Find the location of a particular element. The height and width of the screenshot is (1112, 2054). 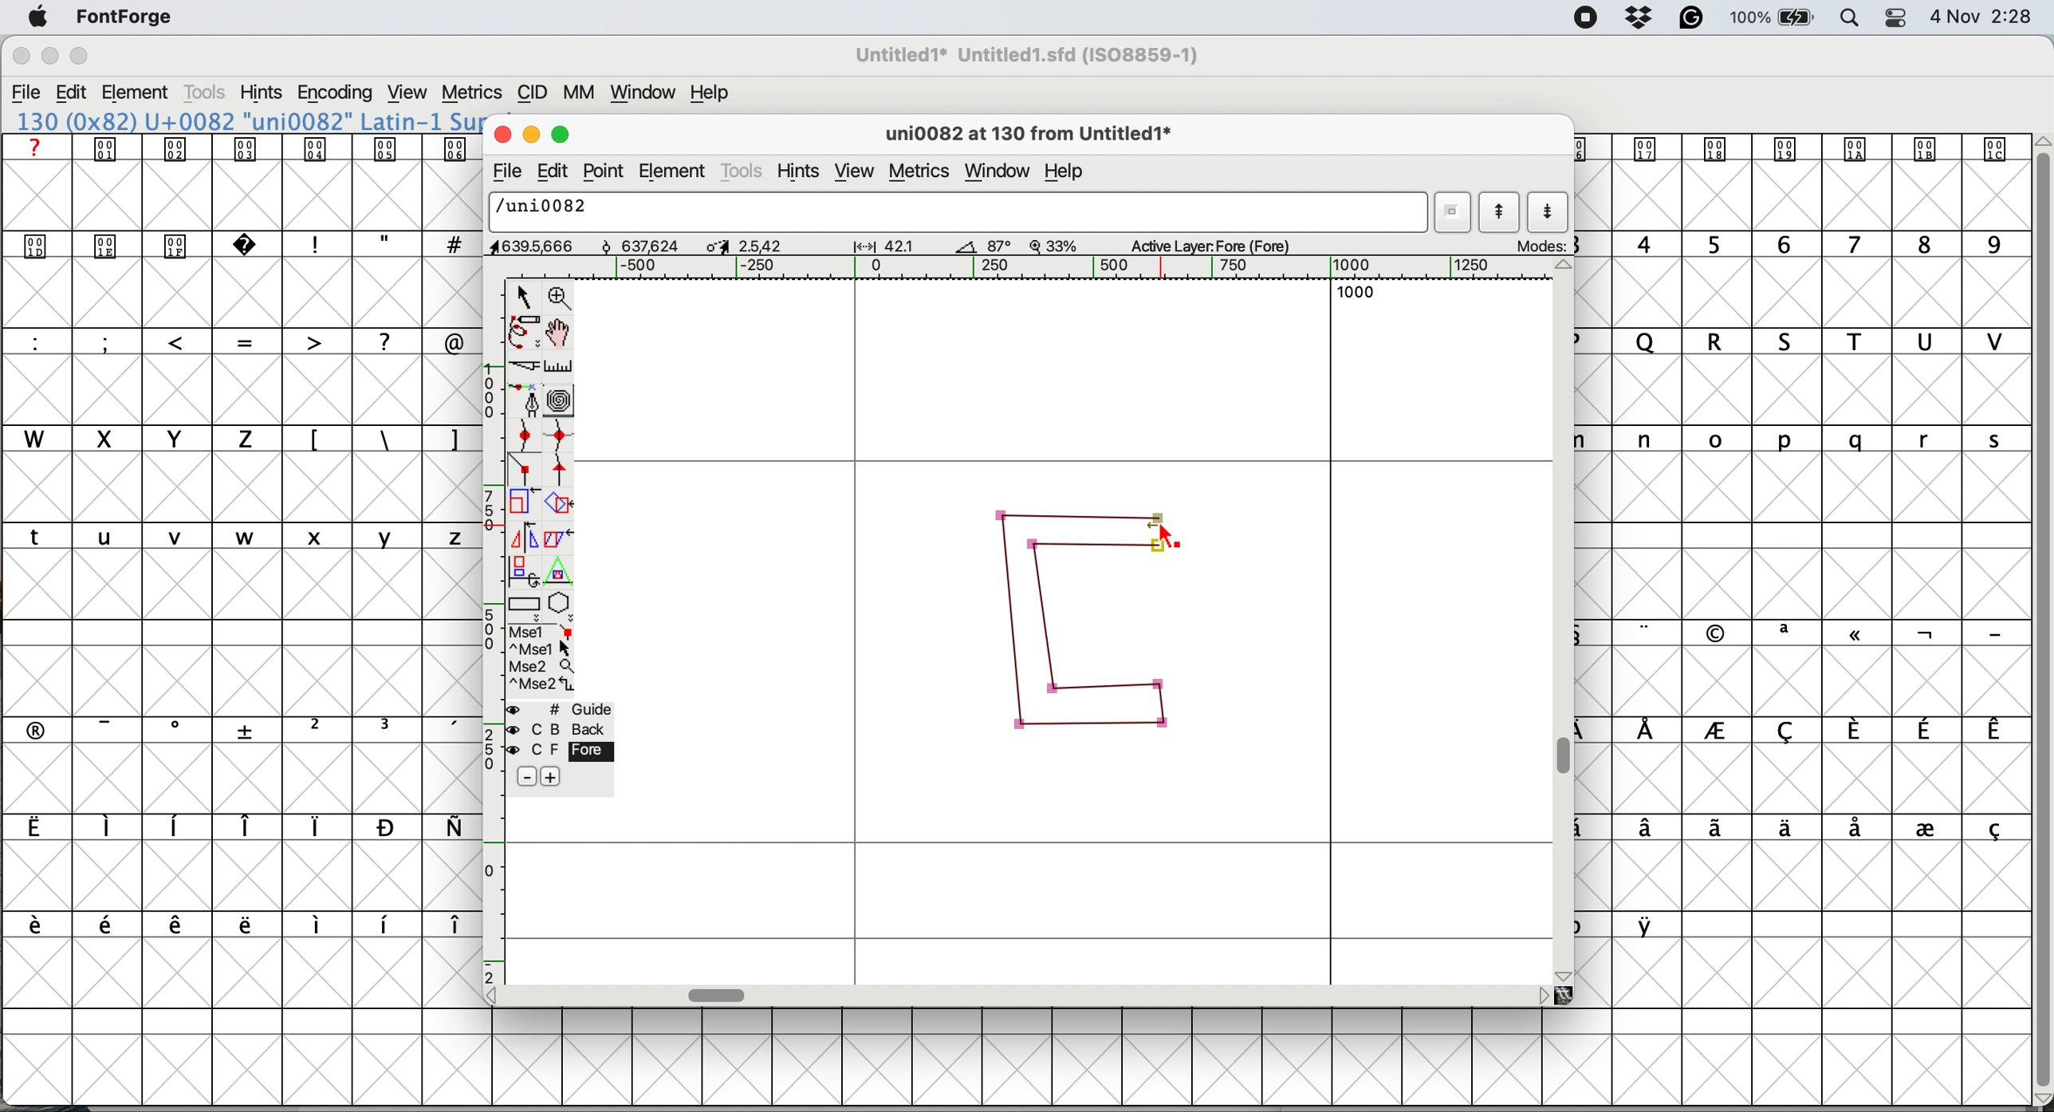

view is located at coordinates (855, 172).